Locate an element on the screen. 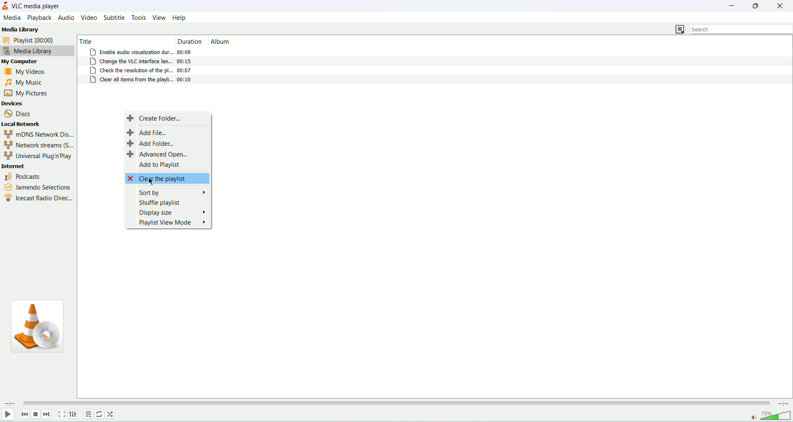 This screenshot has width=793, height=422. extended settings is located at coordinates (75, 414).